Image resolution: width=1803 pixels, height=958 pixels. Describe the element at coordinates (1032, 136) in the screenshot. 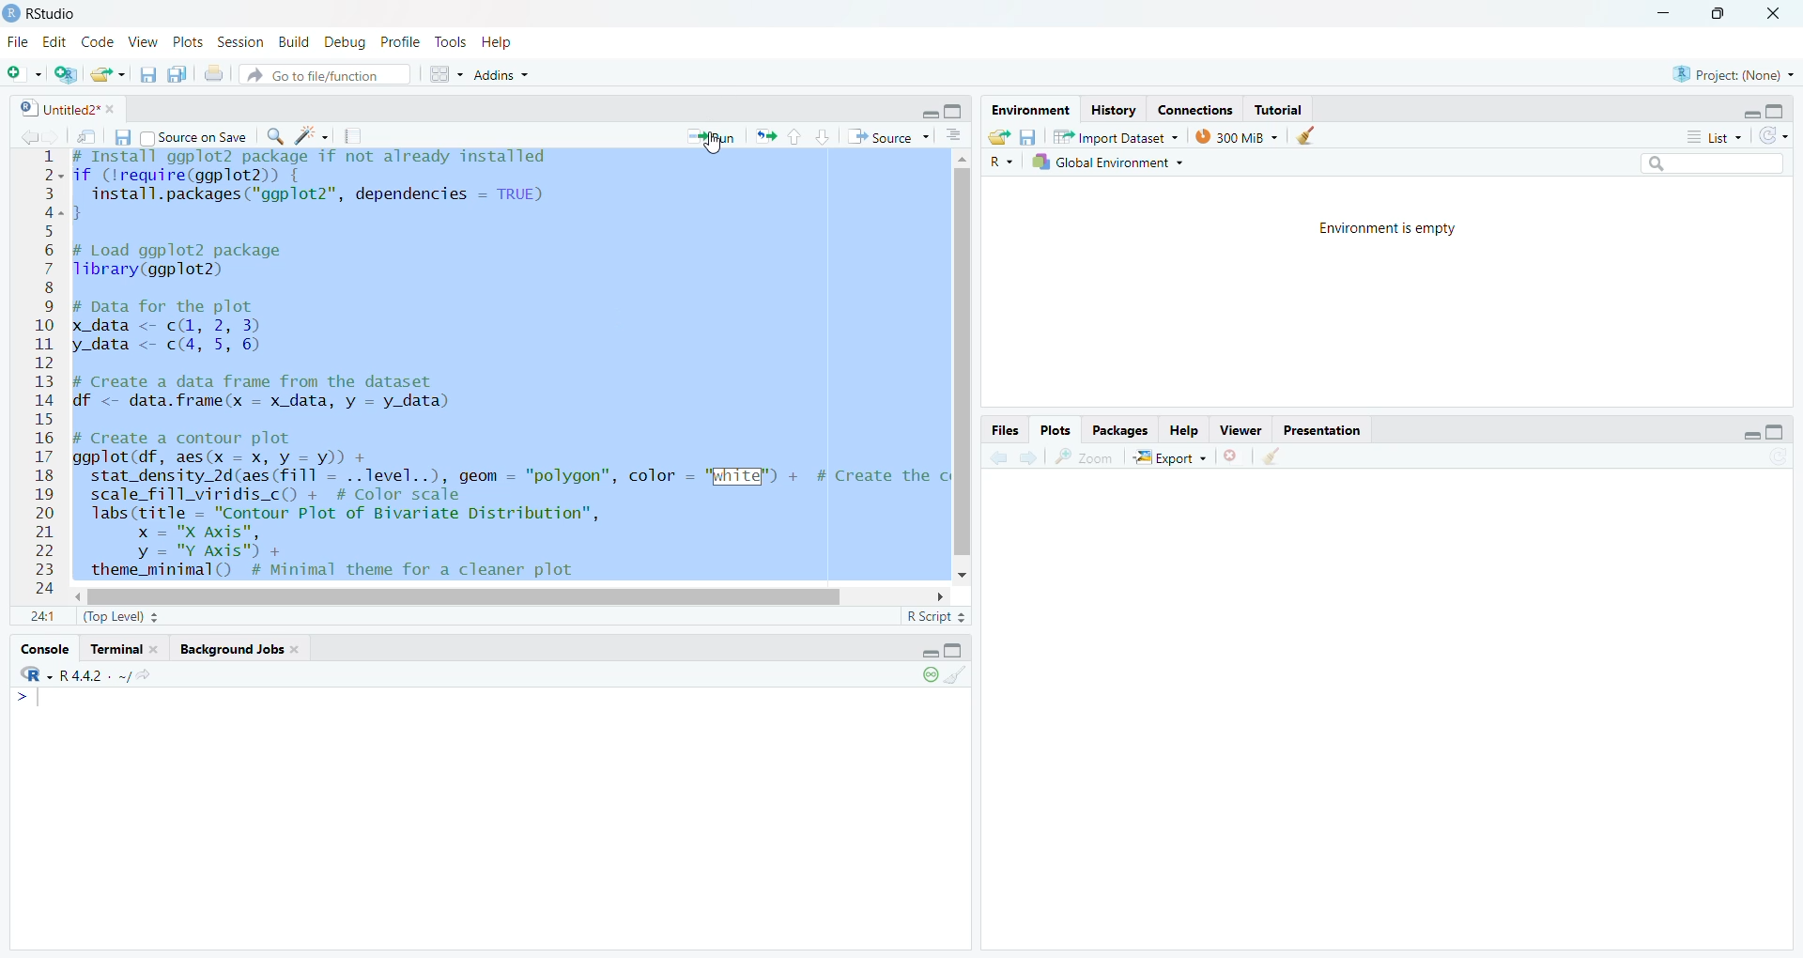

I see `save` at that location.